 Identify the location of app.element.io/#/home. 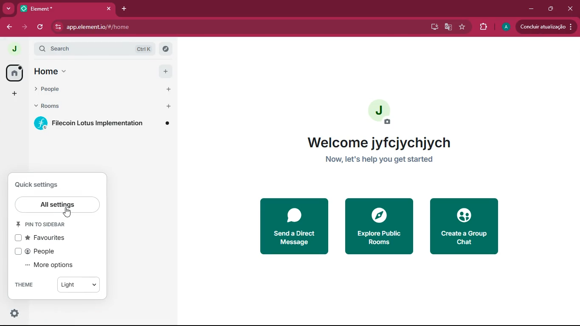
(148, 27).